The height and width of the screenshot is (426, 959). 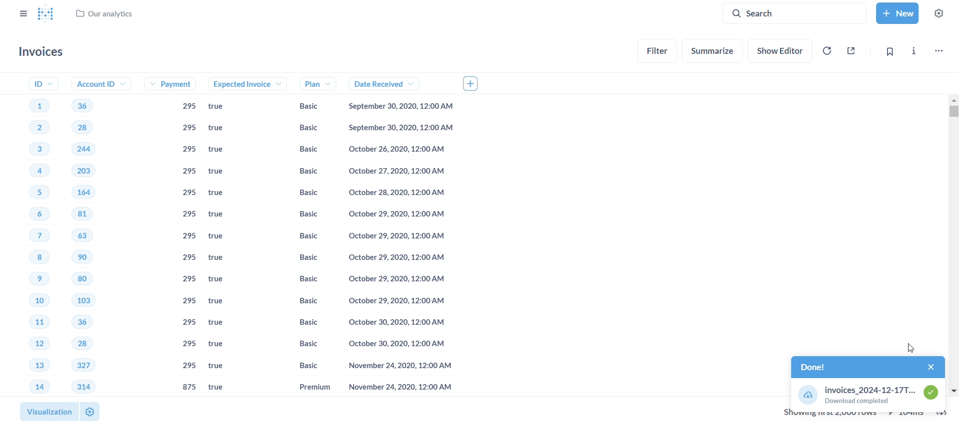 I want to click on payment, so click(x=174, y=85).